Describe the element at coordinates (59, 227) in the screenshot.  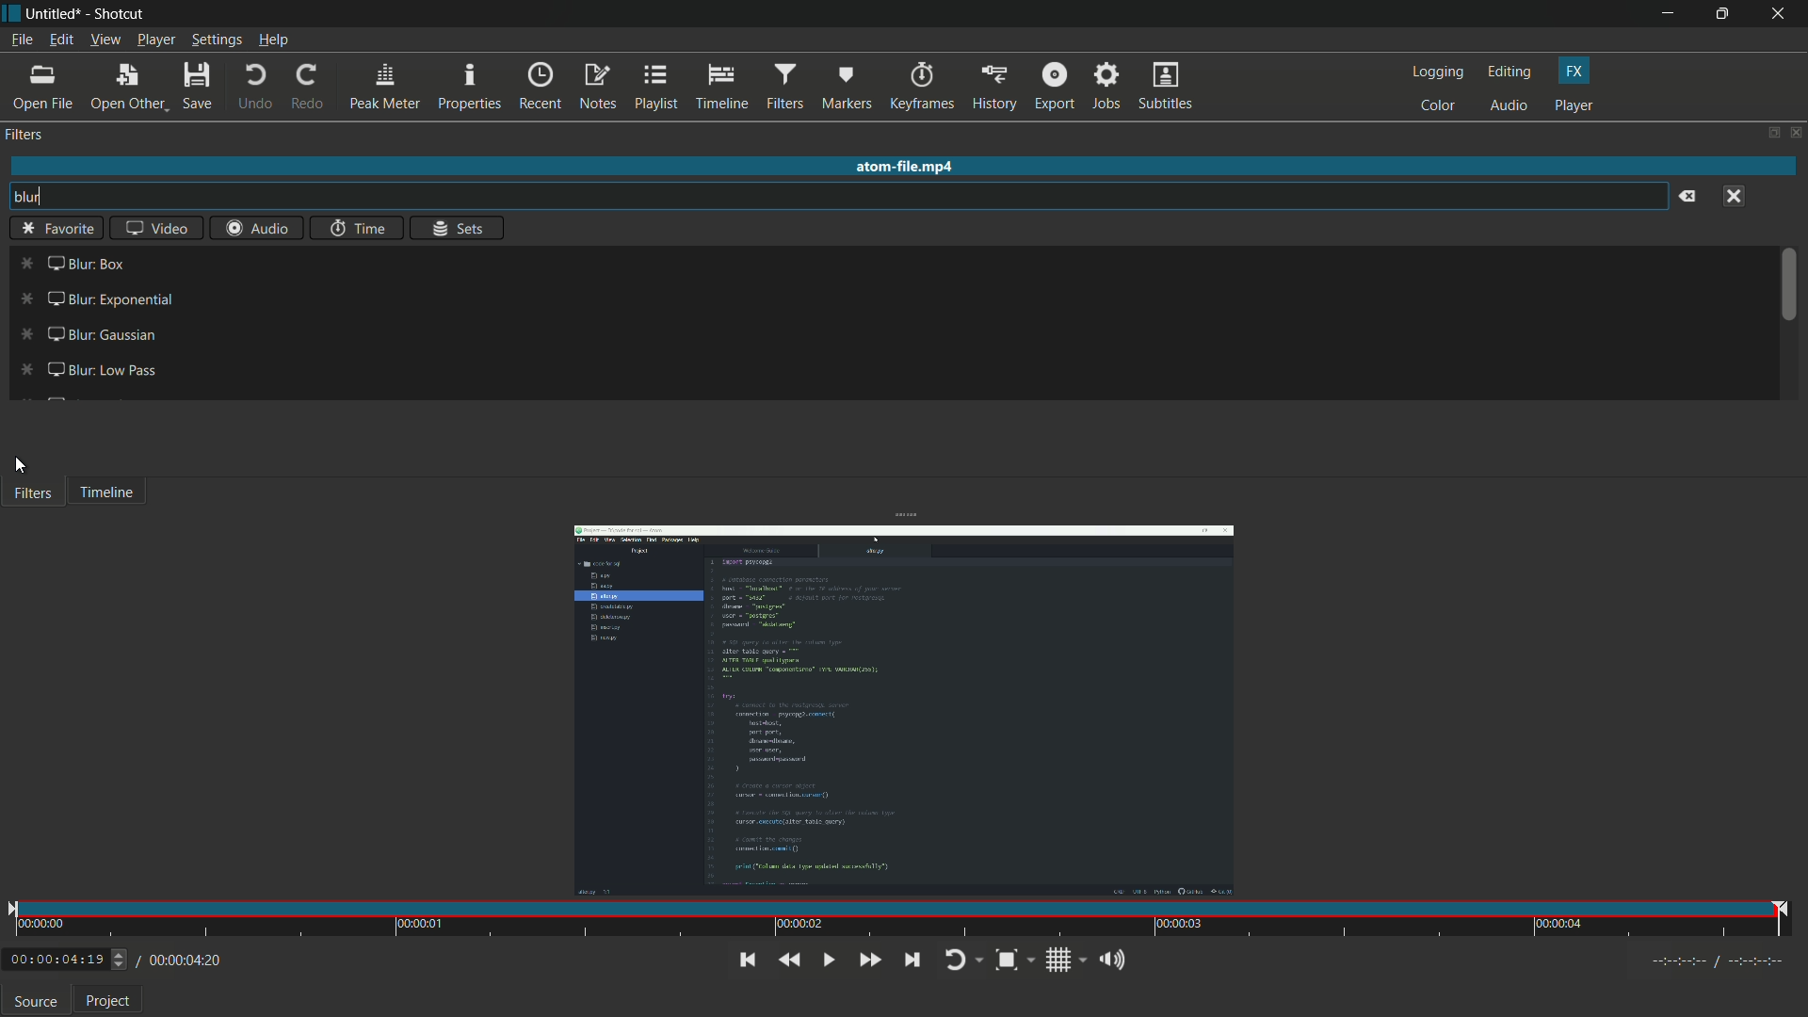
I see `` at that location.